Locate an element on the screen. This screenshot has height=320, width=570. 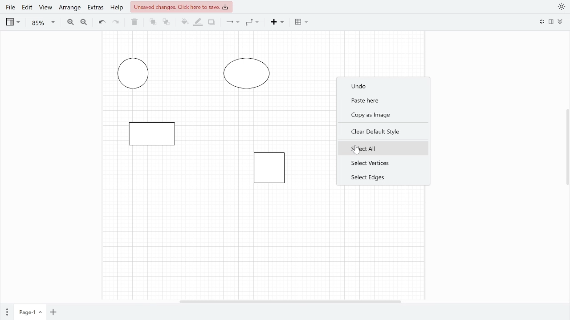
Circle is located at coordinates (245, 73).